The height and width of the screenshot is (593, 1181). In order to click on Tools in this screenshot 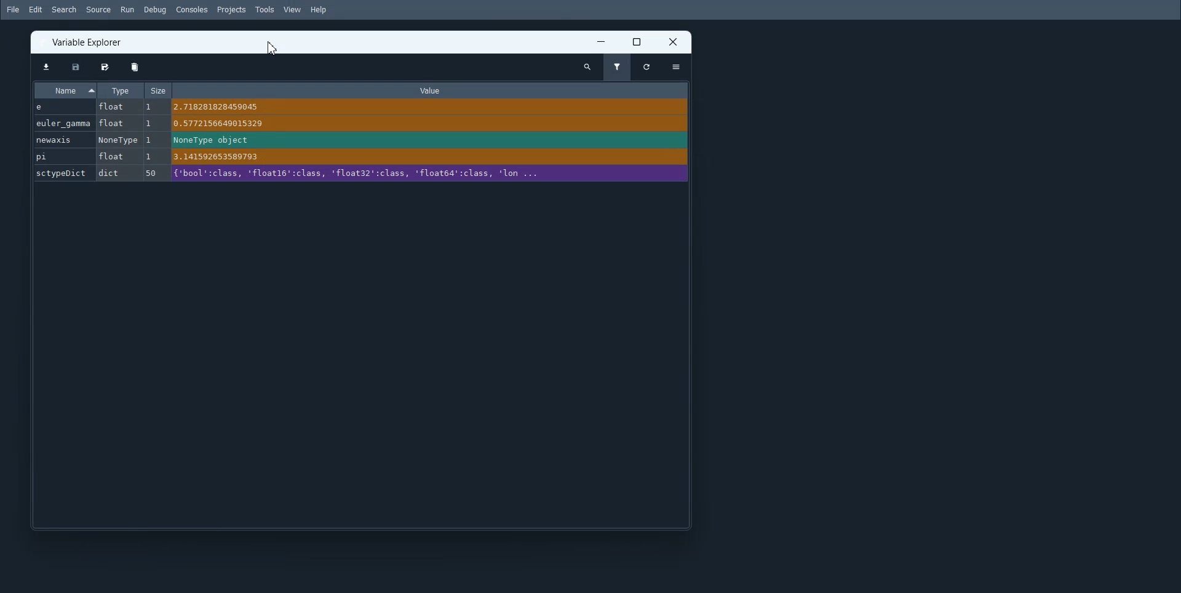, I will do `click(263, 9)`.